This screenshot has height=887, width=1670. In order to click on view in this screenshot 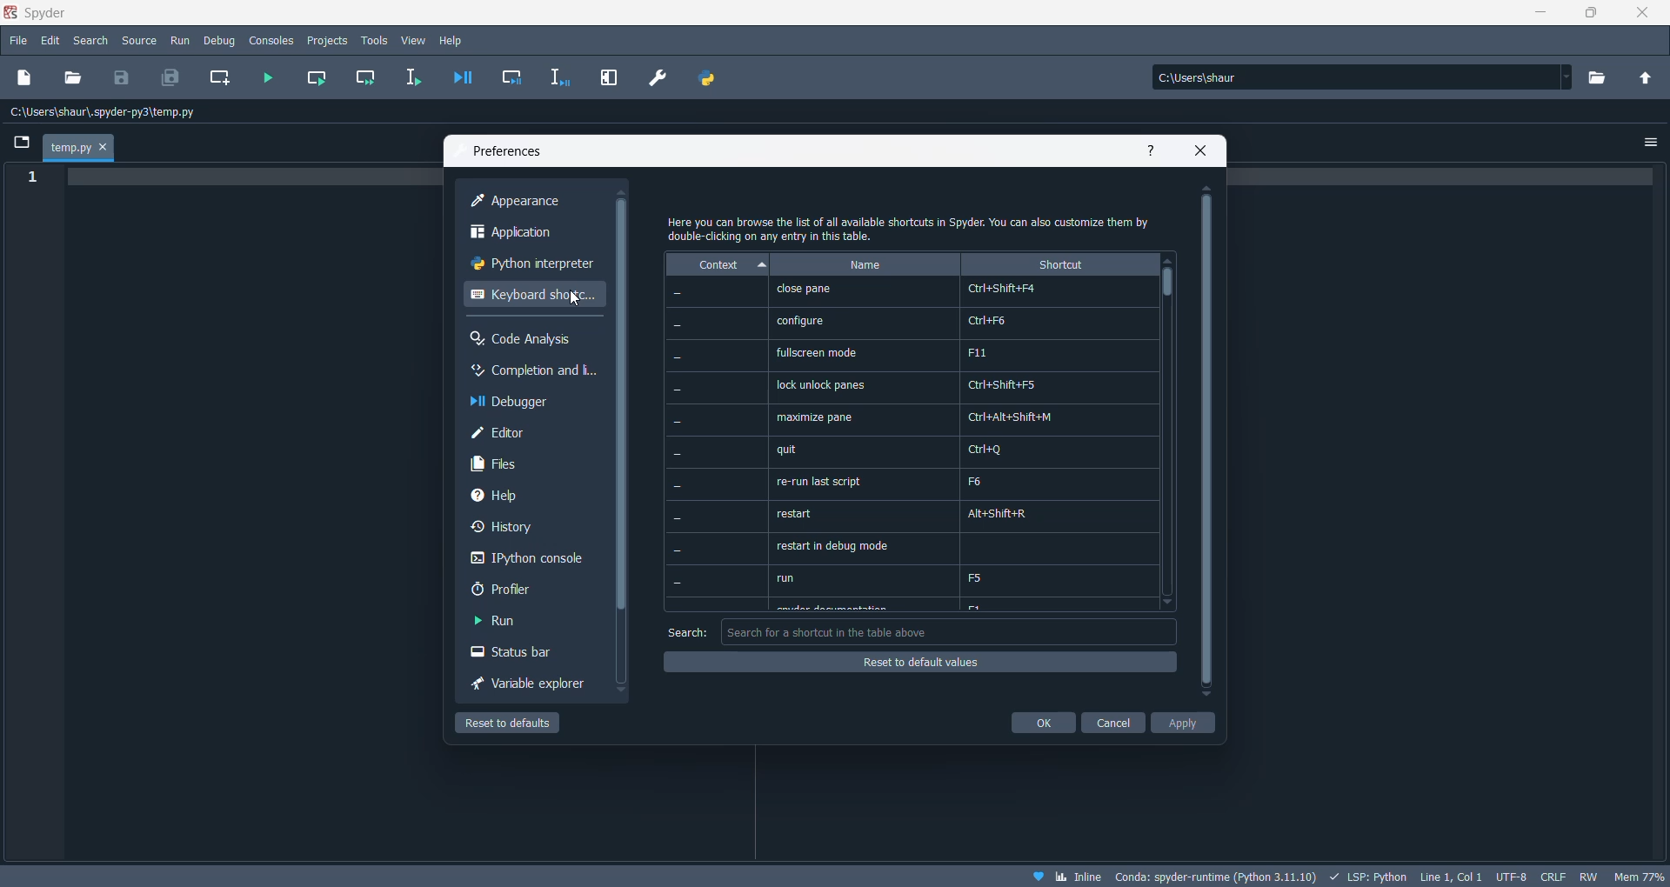, I will do `click(415, 42)`.